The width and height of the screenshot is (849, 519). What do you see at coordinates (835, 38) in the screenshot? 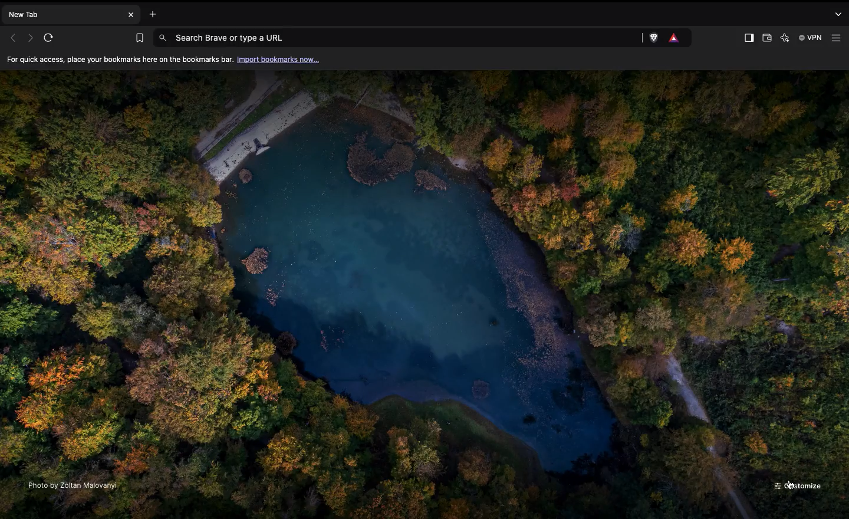
I see `Customize and control brave` at bounding box center [835, 38].